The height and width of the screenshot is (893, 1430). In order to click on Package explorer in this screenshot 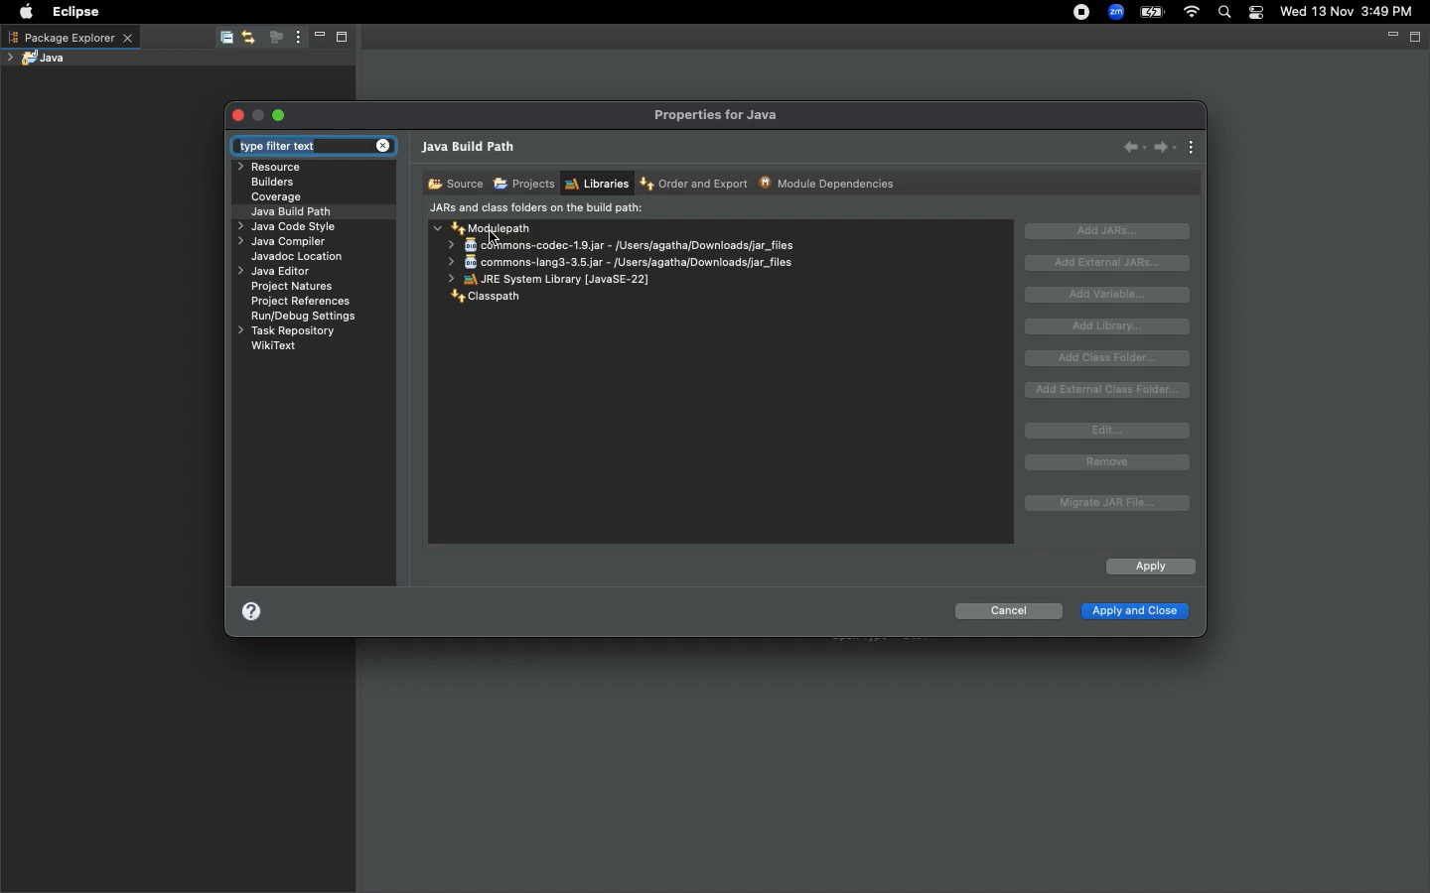, I will do `click(70, 37)`.